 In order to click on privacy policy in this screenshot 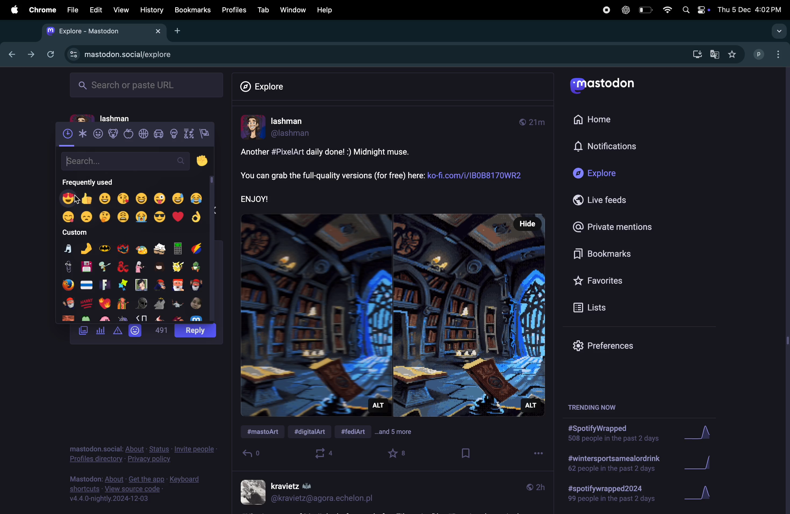, I will do `click(144, 454)`.